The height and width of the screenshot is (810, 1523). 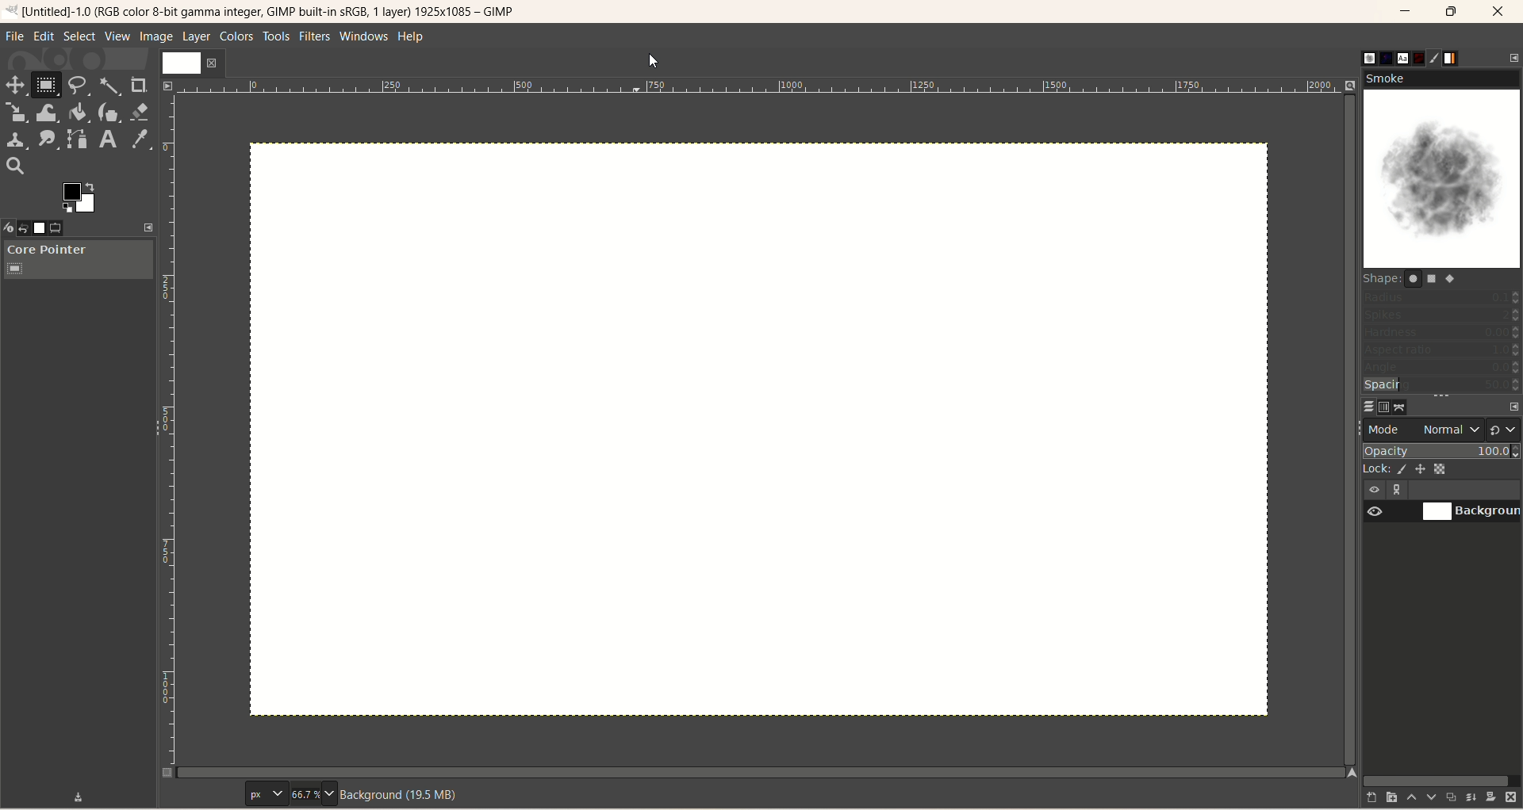 I want to click on view, so click(x=166, y=86).